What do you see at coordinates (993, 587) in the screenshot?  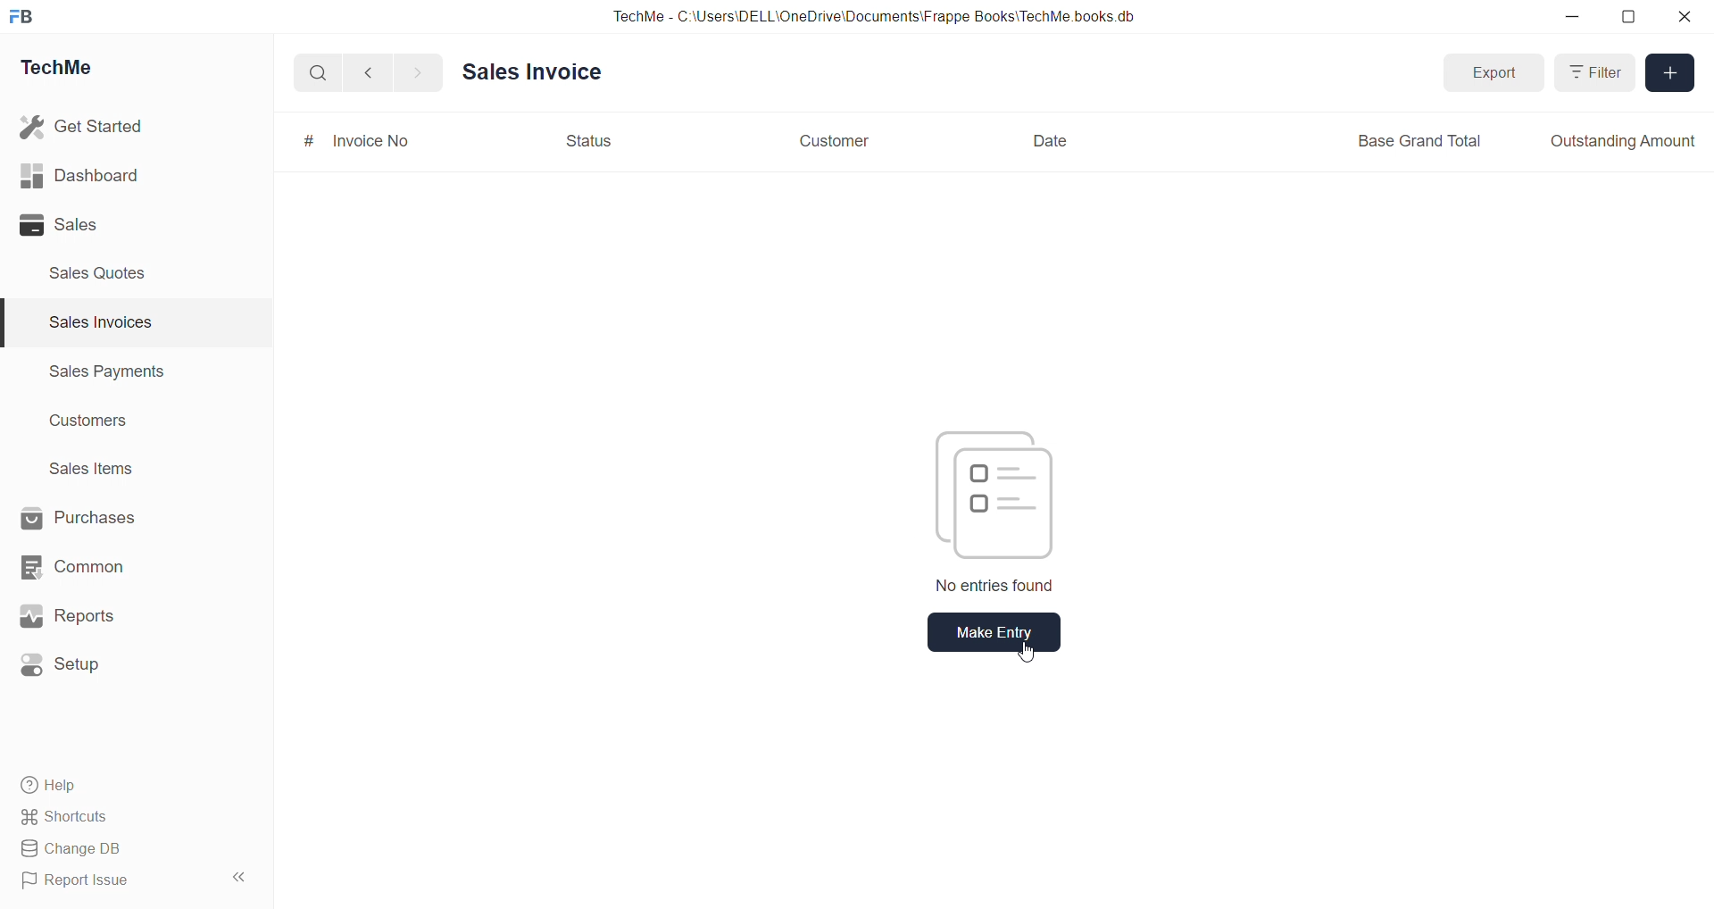 I see `No entries found` at bounding box center [993, 587].